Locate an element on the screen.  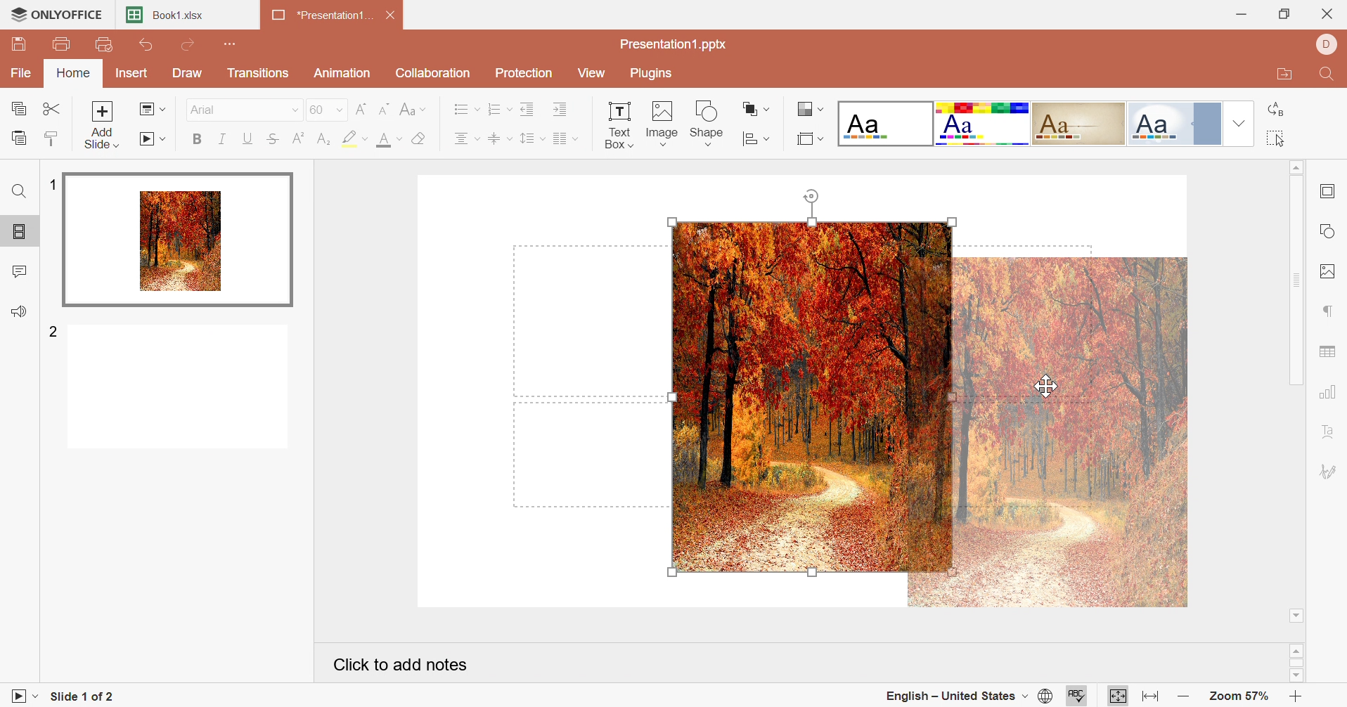
Check Spelling is located at coordinates (1078, 695).